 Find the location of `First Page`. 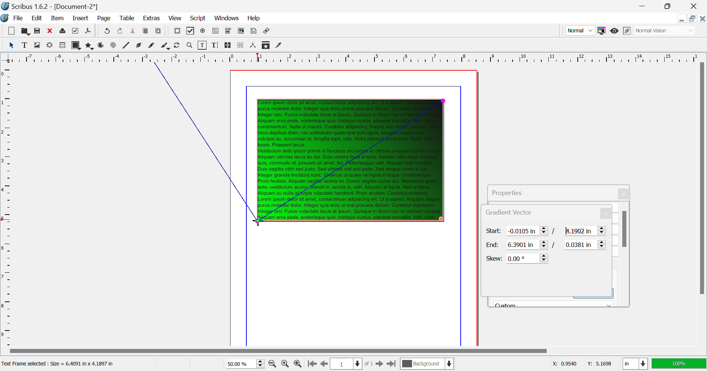

First Page is located at coordinates (311, 364).